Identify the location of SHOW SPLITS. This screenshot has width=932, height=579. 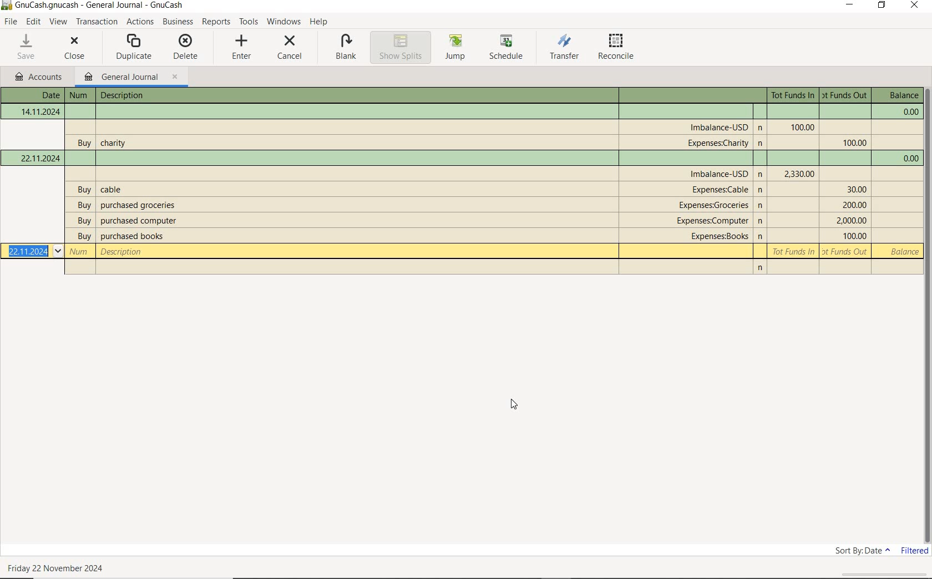
(401, 47).